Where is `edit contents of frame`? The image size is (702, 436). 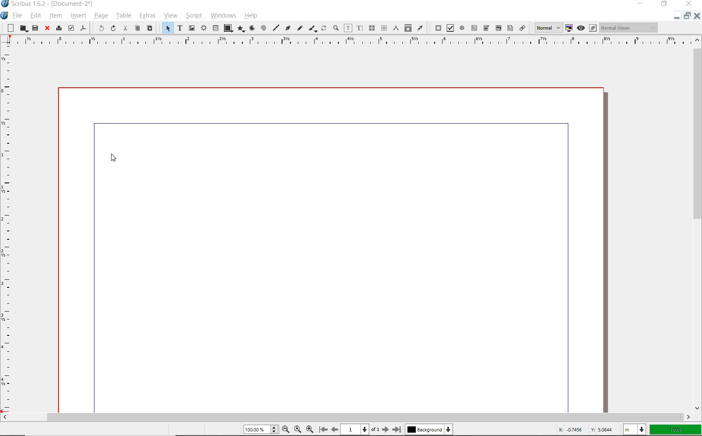
edit contents of frame is located at coordinates (348, 28).